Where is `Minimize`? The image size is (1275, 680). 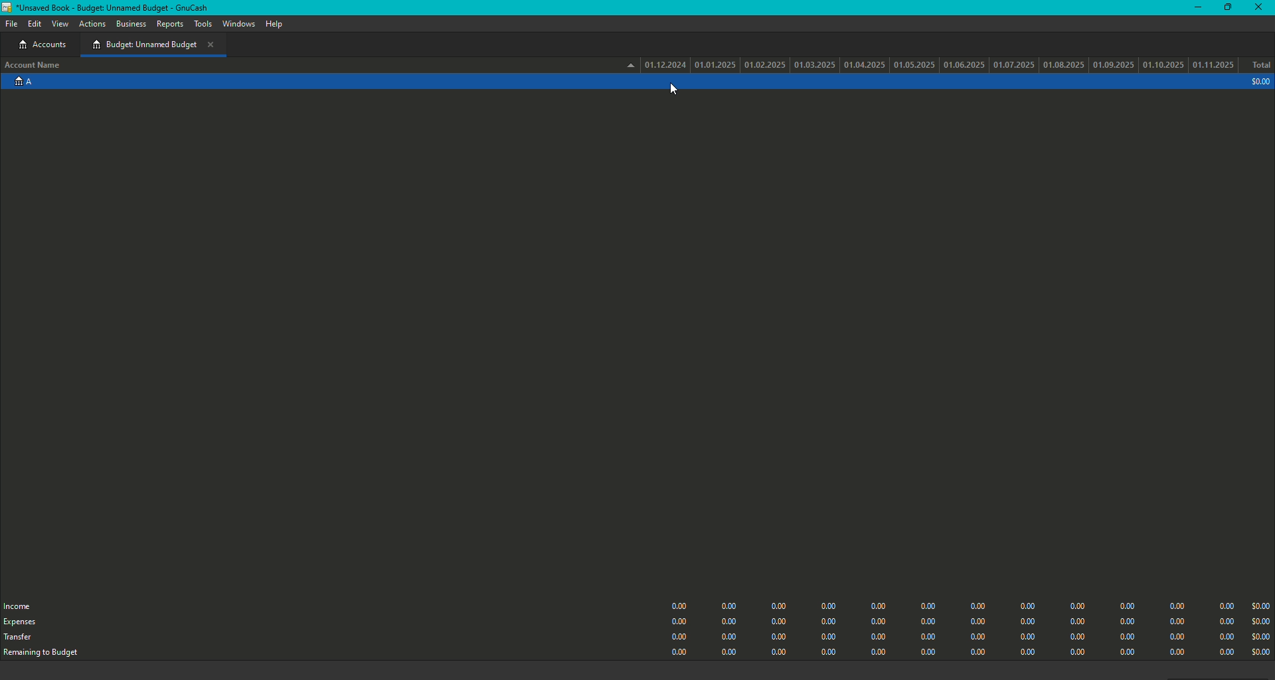 Minimize is located at coordinates (1195, 7).